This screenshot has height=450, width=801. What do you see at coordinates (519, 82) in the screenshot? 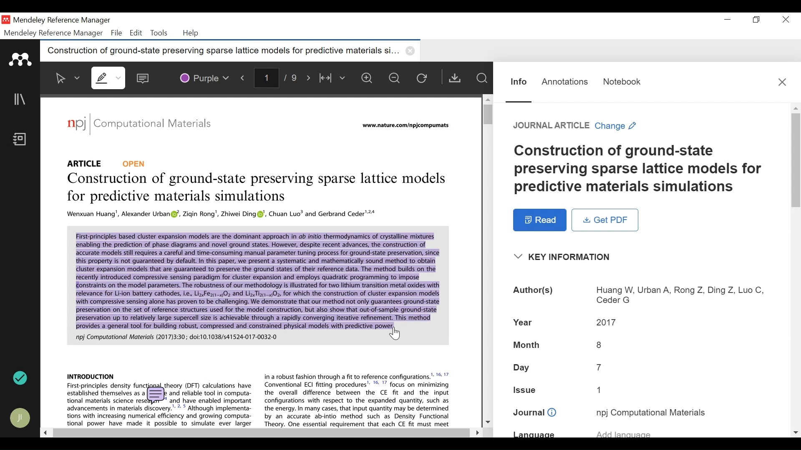
I see `Information ` at bounding box center [519, 82].